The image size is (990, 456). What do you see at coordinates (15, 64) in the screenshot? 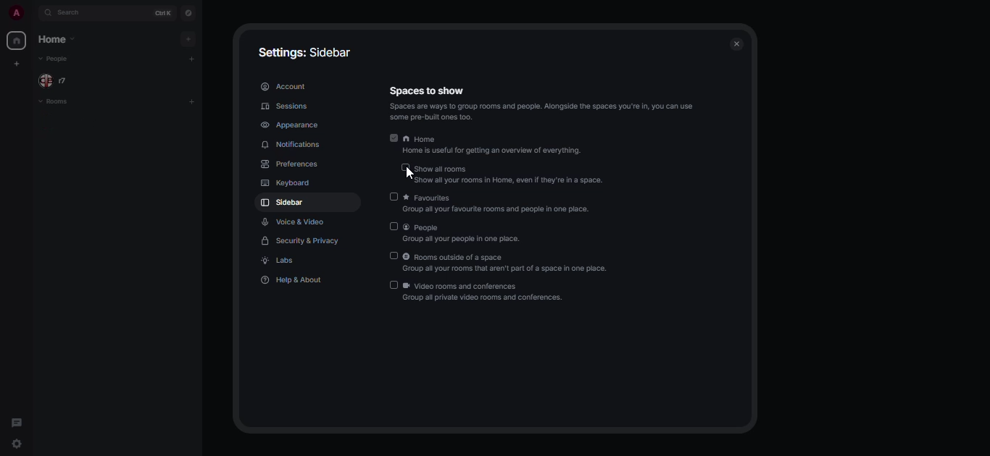
I see `create space` at bounding box center [15, 64].